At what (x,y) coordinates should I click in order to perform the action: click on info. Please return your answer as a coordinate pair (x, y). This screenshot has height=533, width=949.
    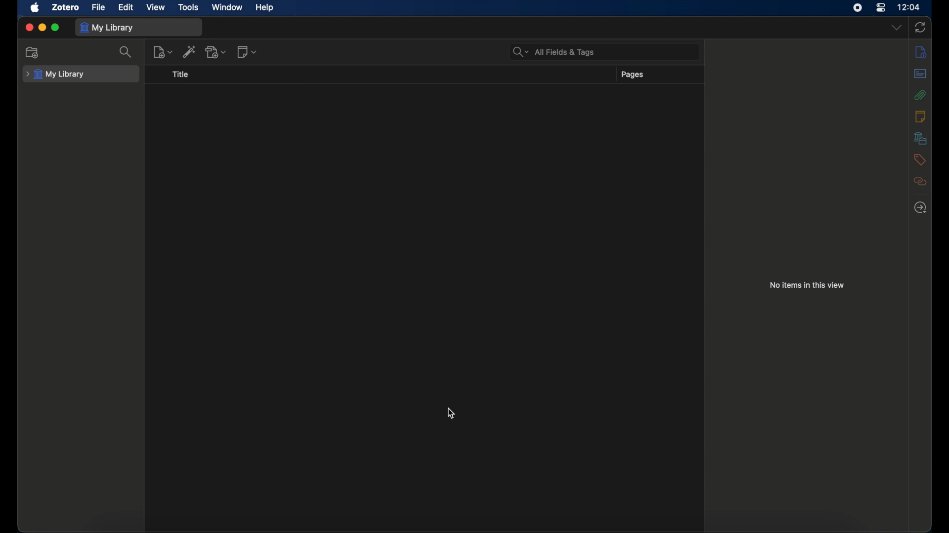
    Looking at the image, I should click on (920, 52).